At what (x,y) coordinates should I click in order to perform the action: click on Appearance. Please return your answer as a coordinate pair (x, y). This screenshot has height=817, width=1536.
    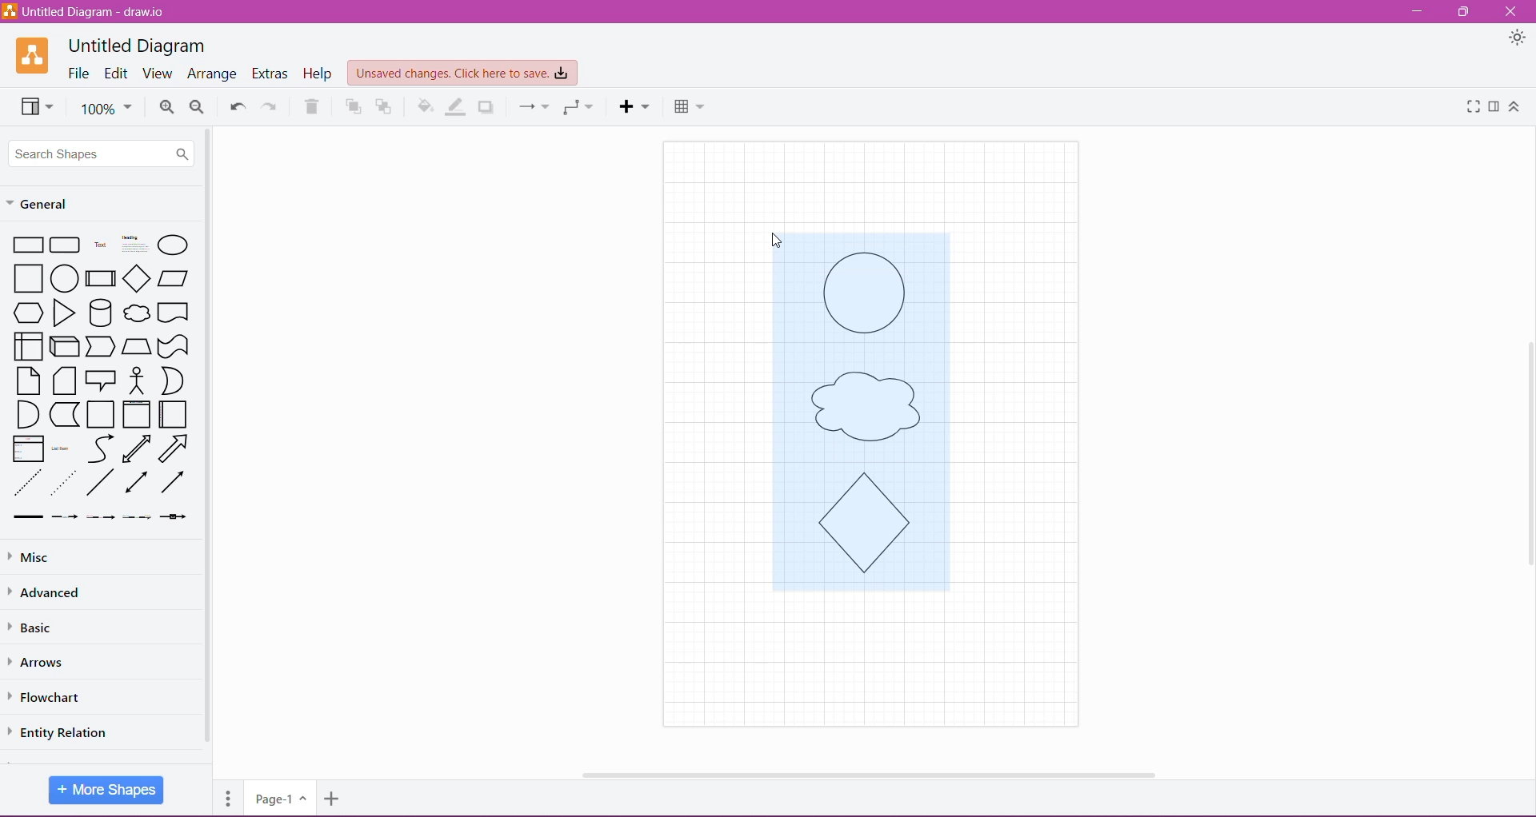
    Looking at the image, I should click on (1518, 40).